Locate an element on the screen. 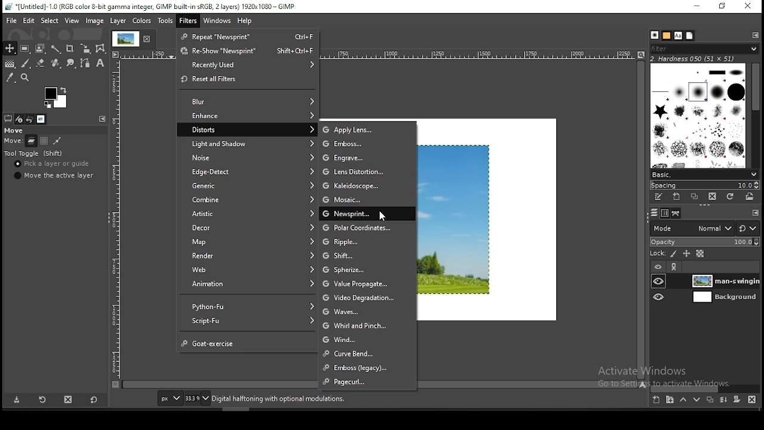 Image resolution: width=764 pixels, height=430 pixels. shift is located at coordinates (366, 256).